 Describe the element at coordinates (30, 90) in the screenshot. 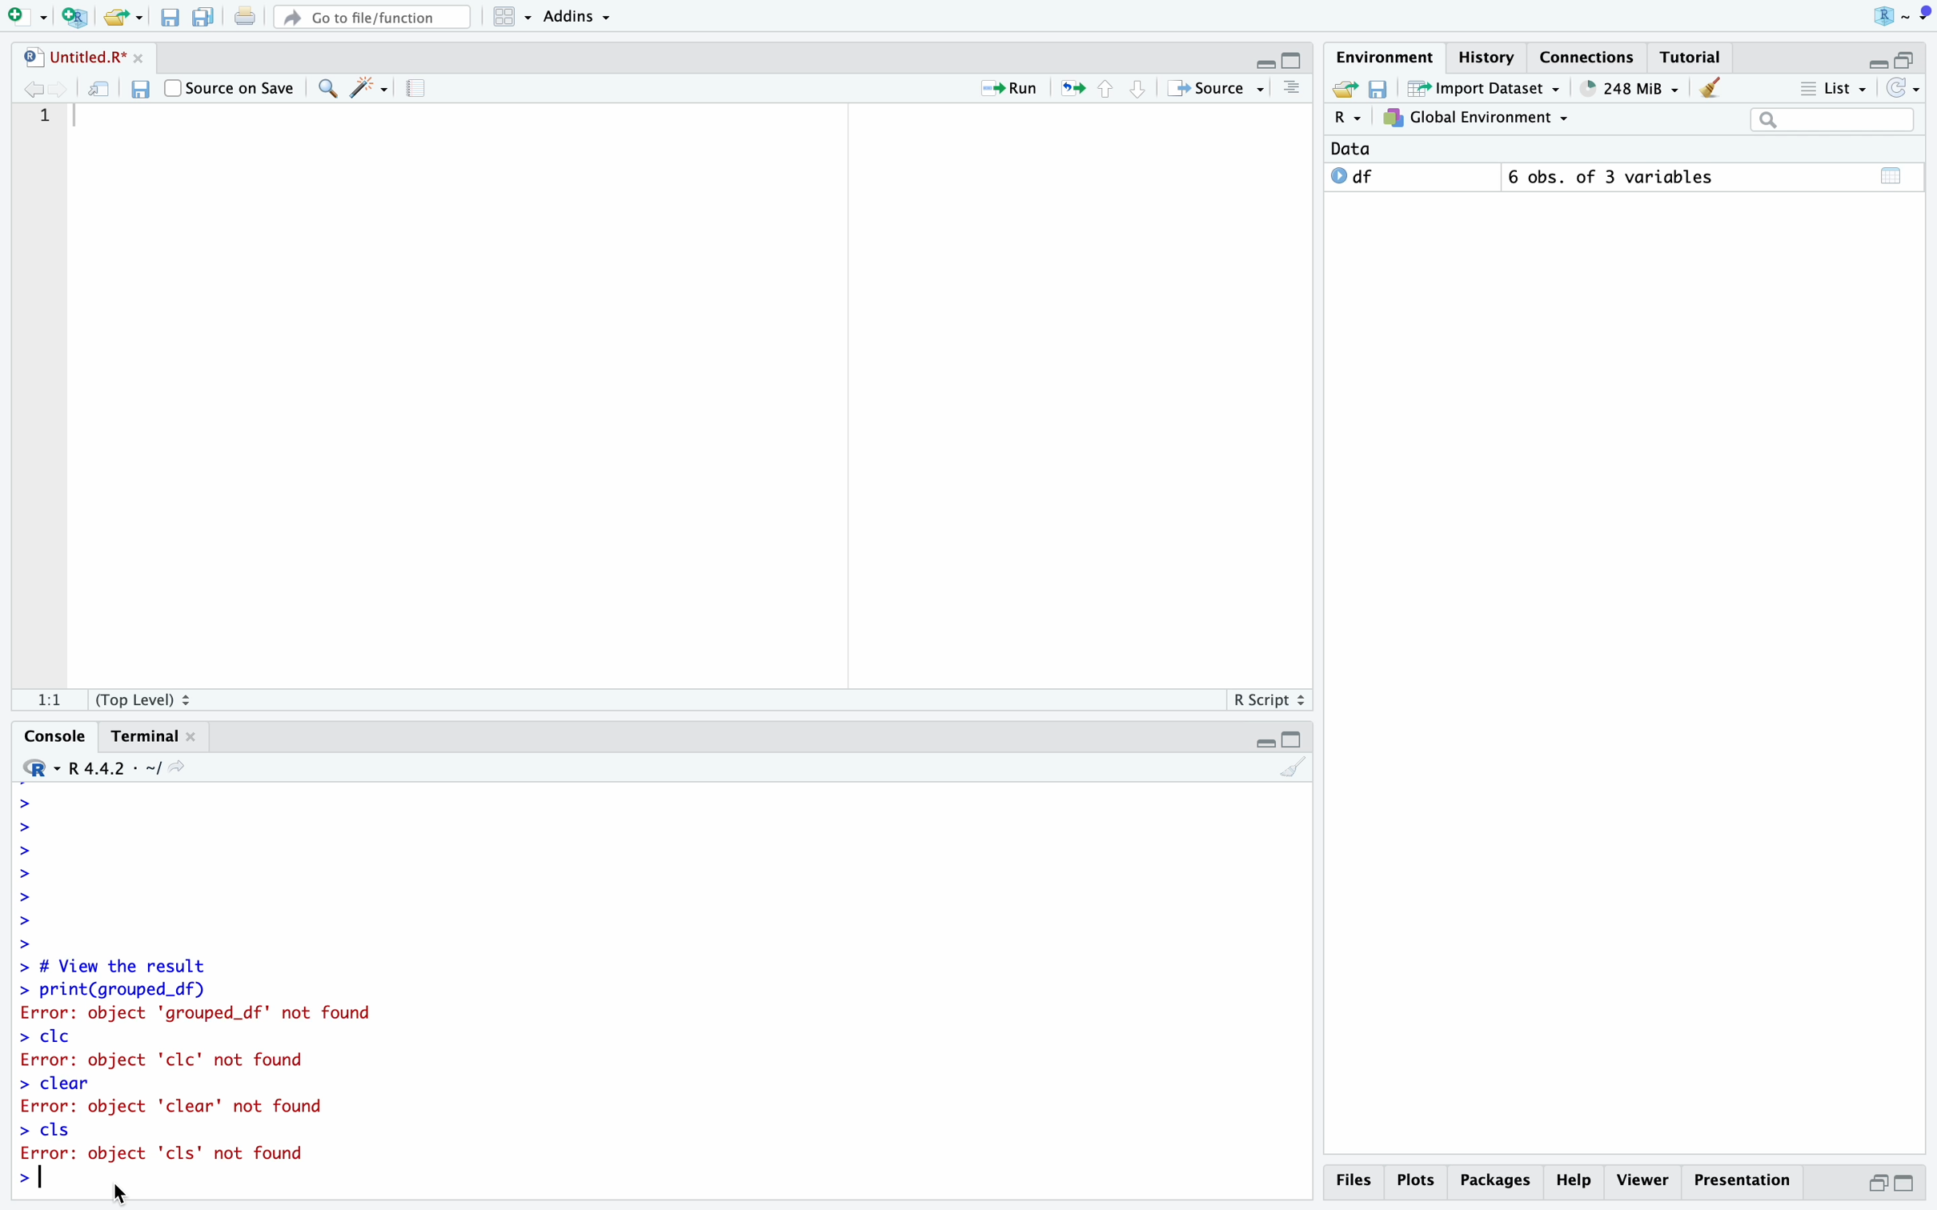

I see `Go to previous location` at that location.